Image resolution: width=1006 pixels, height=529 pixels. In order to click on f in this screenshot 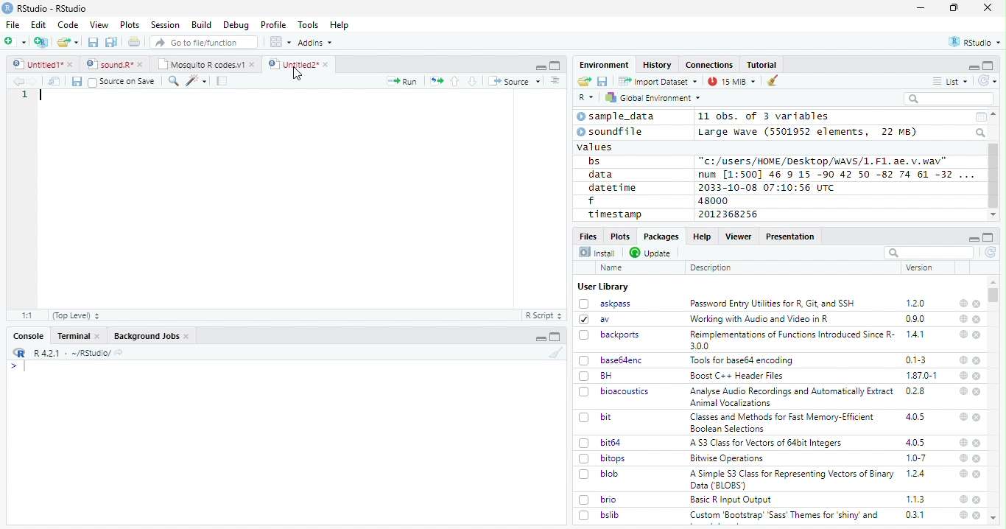, I will do `click(591, 201)`.